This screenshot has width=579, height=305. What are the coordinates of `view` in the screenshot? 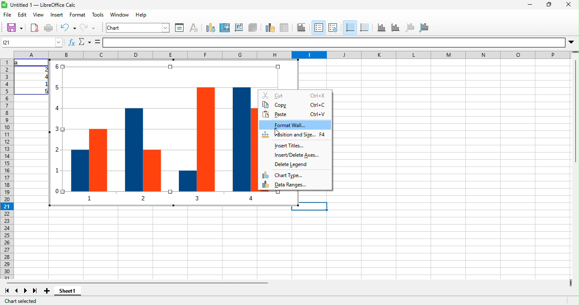 It's located at (39, 14).